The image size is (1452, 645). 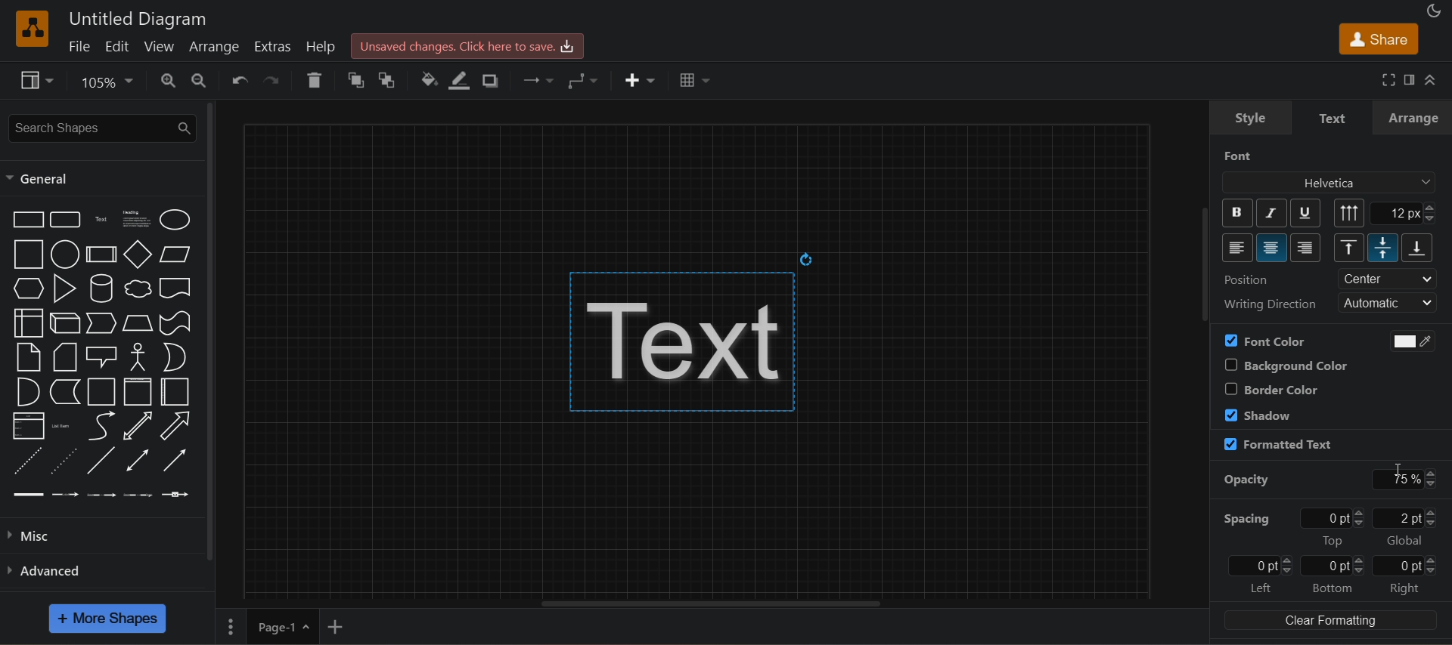 What do you see at coordinates (27, 288) in the screenshot?
I see `hexagon` at bounding box center [27, 288].